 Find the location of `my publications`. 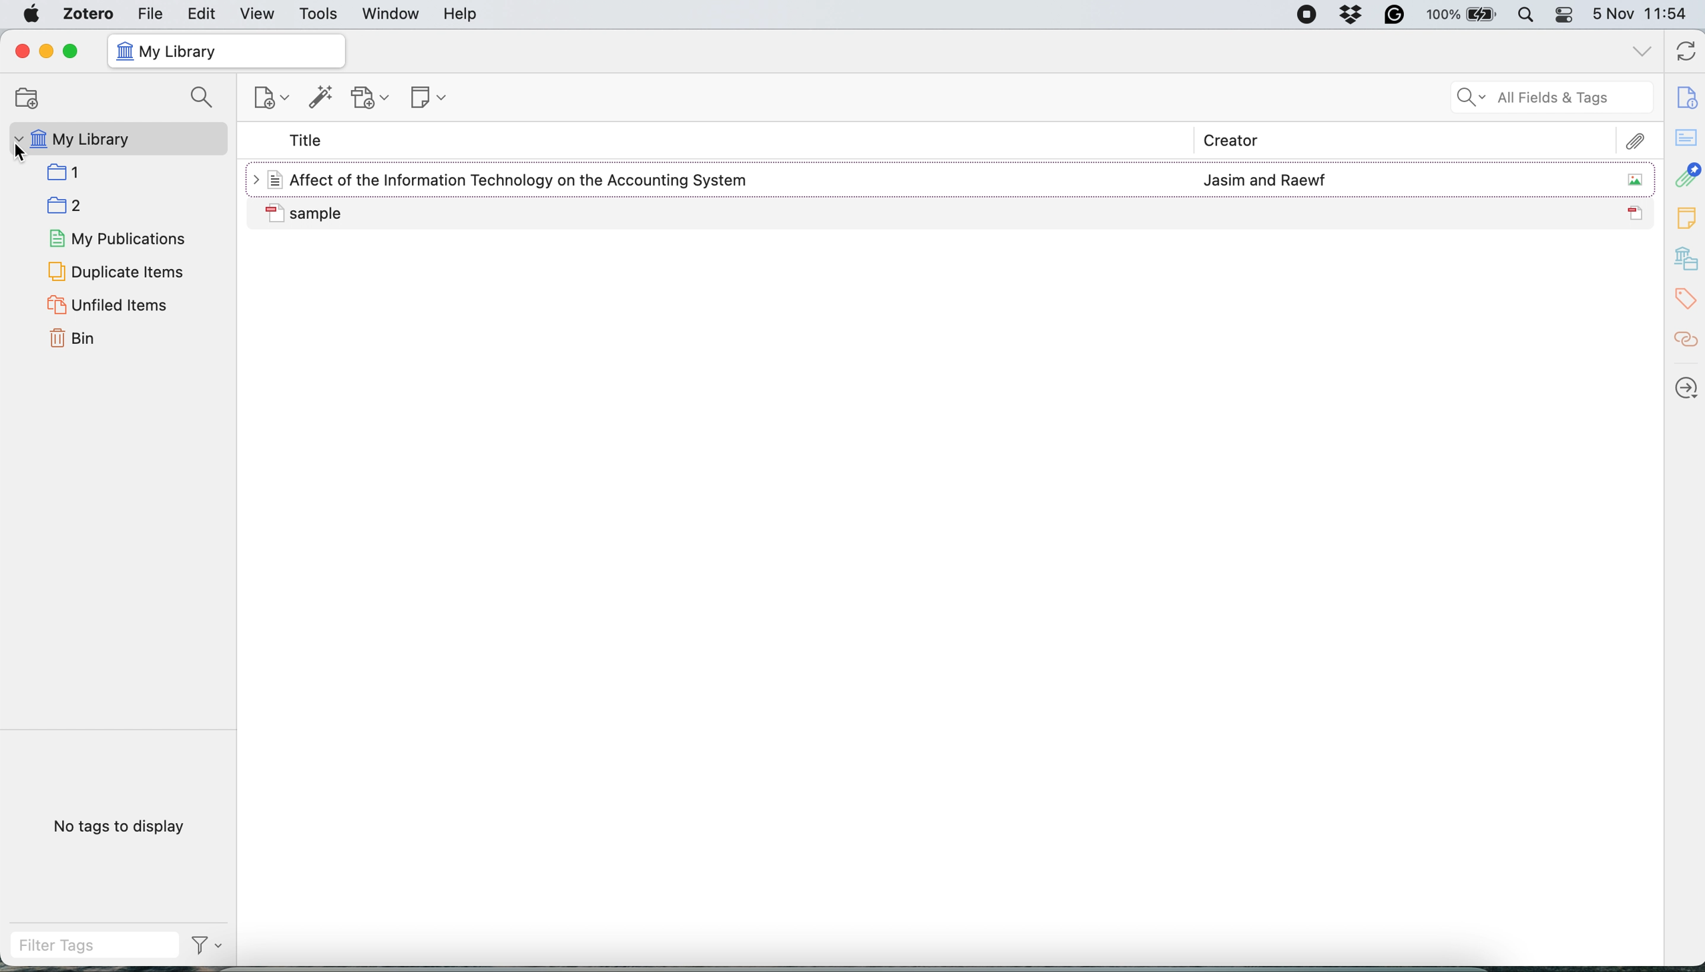

my publications is located at coordinates (114, 238).